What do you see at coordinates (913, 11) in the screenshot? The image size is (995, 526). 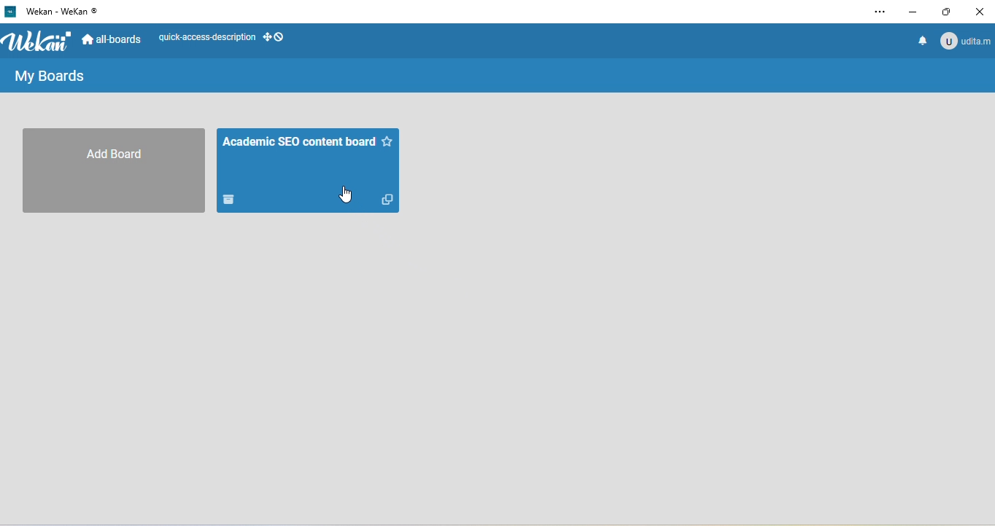 I see `minimize` at bounding box center [913, 11].